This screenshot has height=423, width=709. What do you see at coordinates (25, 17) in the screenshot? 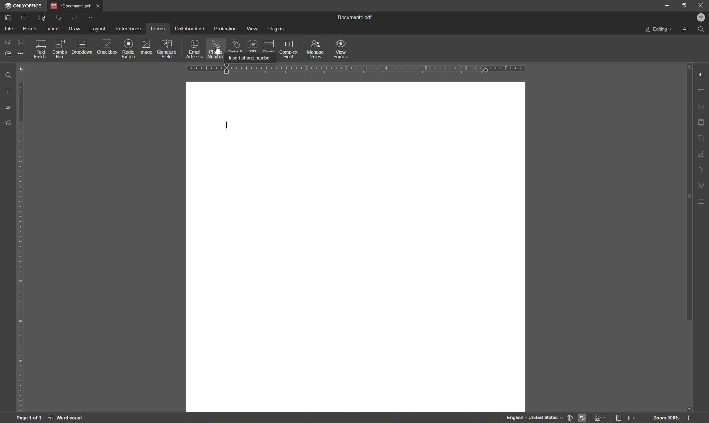
I see `print` at bounding box center [25, 17].